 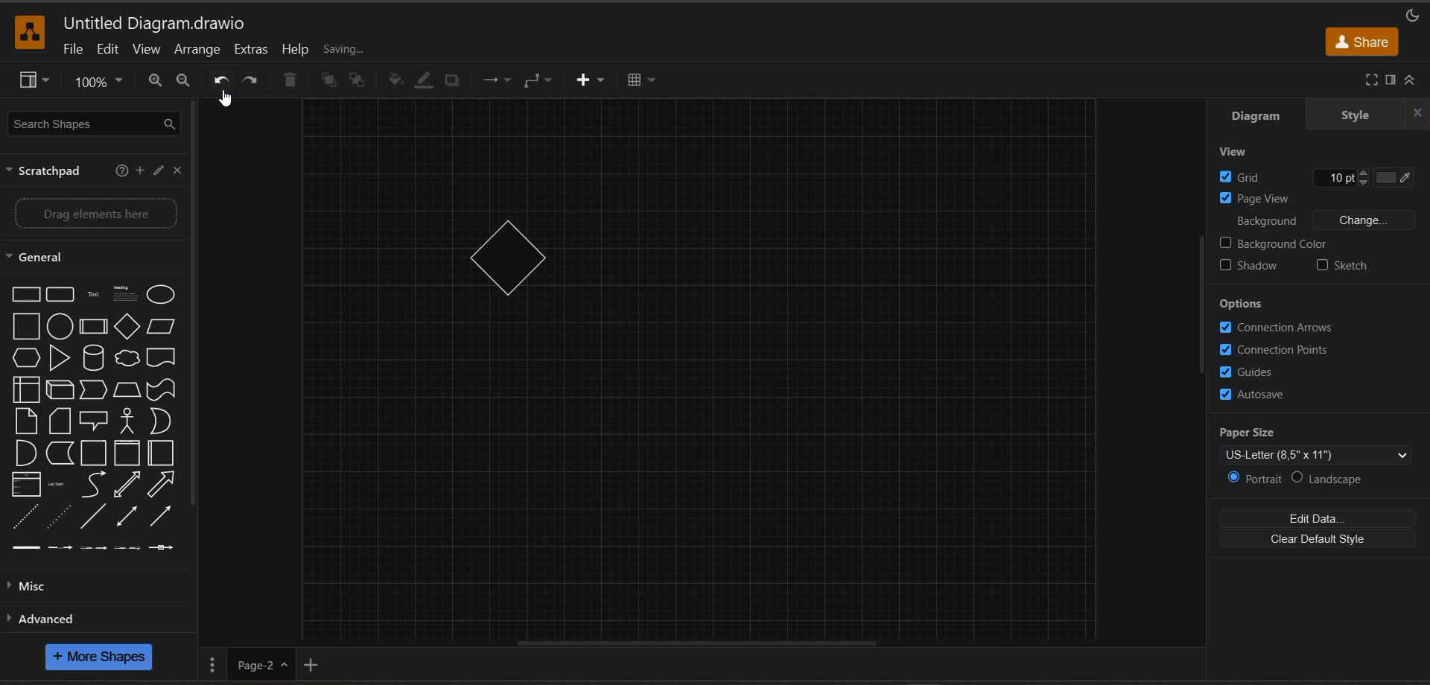 I want to click on collapse/expand, so click(x=1413, y=78).